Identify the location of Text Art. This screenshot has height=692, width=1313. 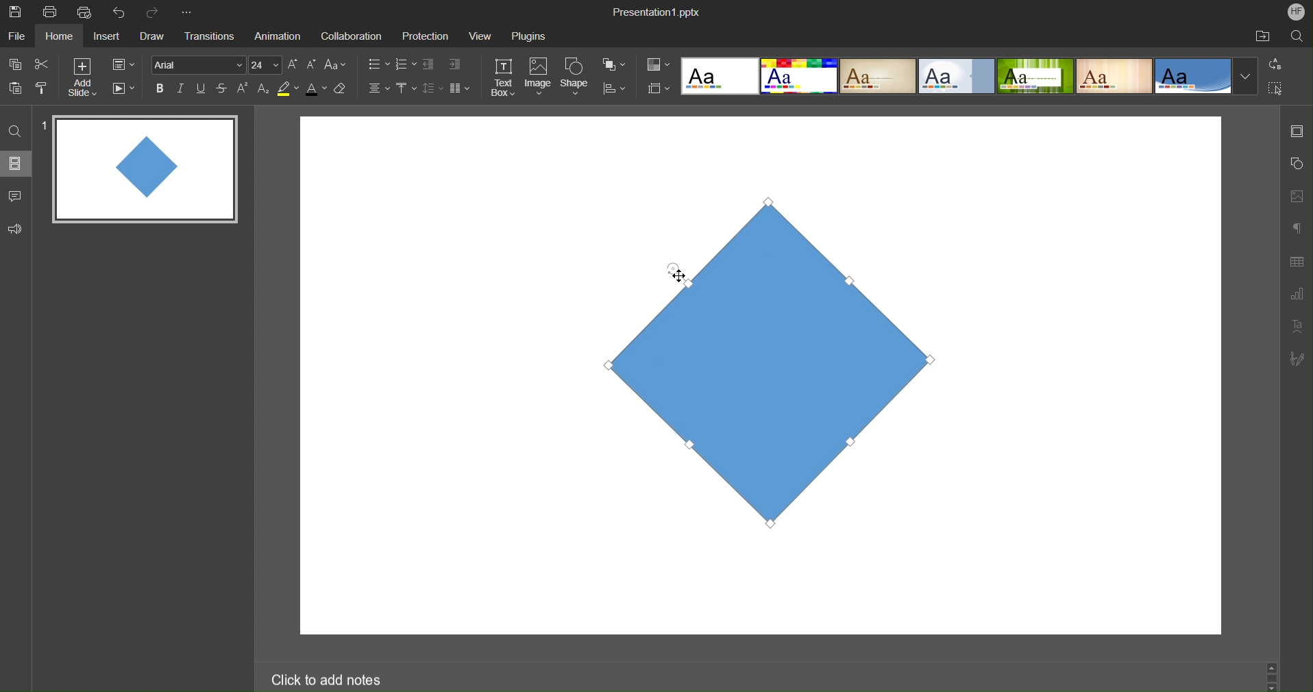
(1297, 327).